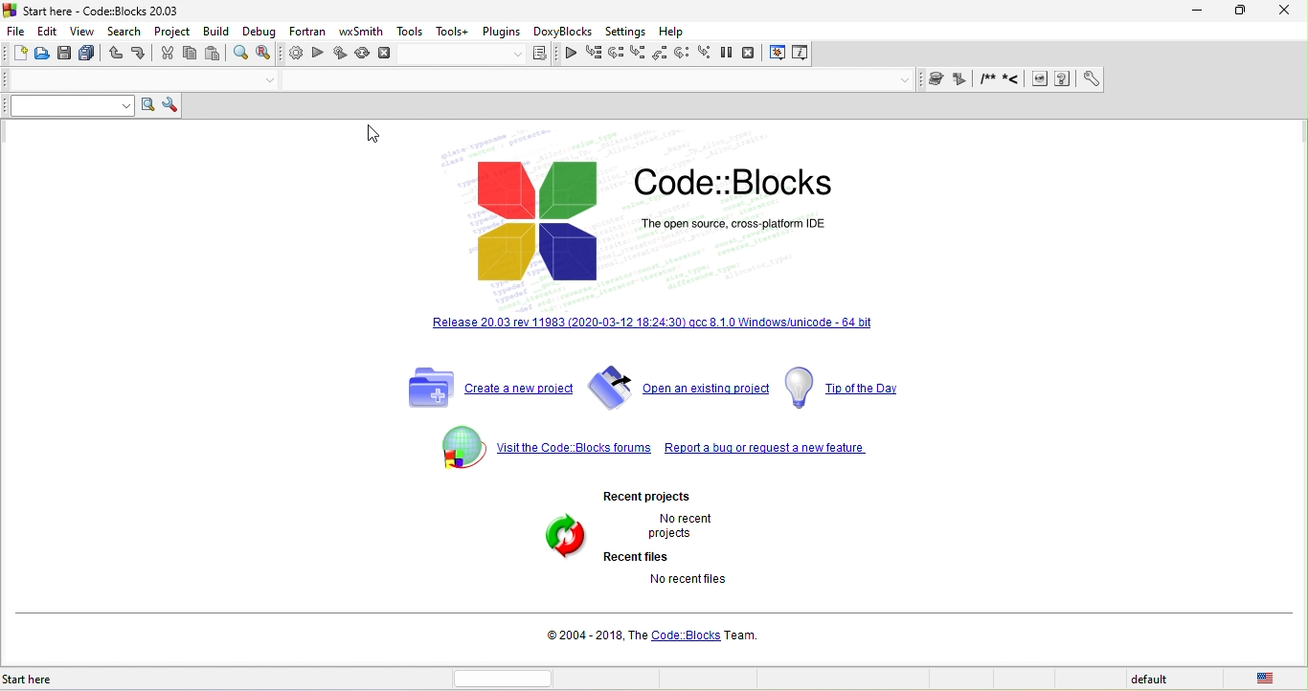 Image resolution: width=1308 pixels, height=691 pixels. What do you see at coordinates (1239, 79) in the screenshot?
I see `open preference` at bounding box center [1239, 79].